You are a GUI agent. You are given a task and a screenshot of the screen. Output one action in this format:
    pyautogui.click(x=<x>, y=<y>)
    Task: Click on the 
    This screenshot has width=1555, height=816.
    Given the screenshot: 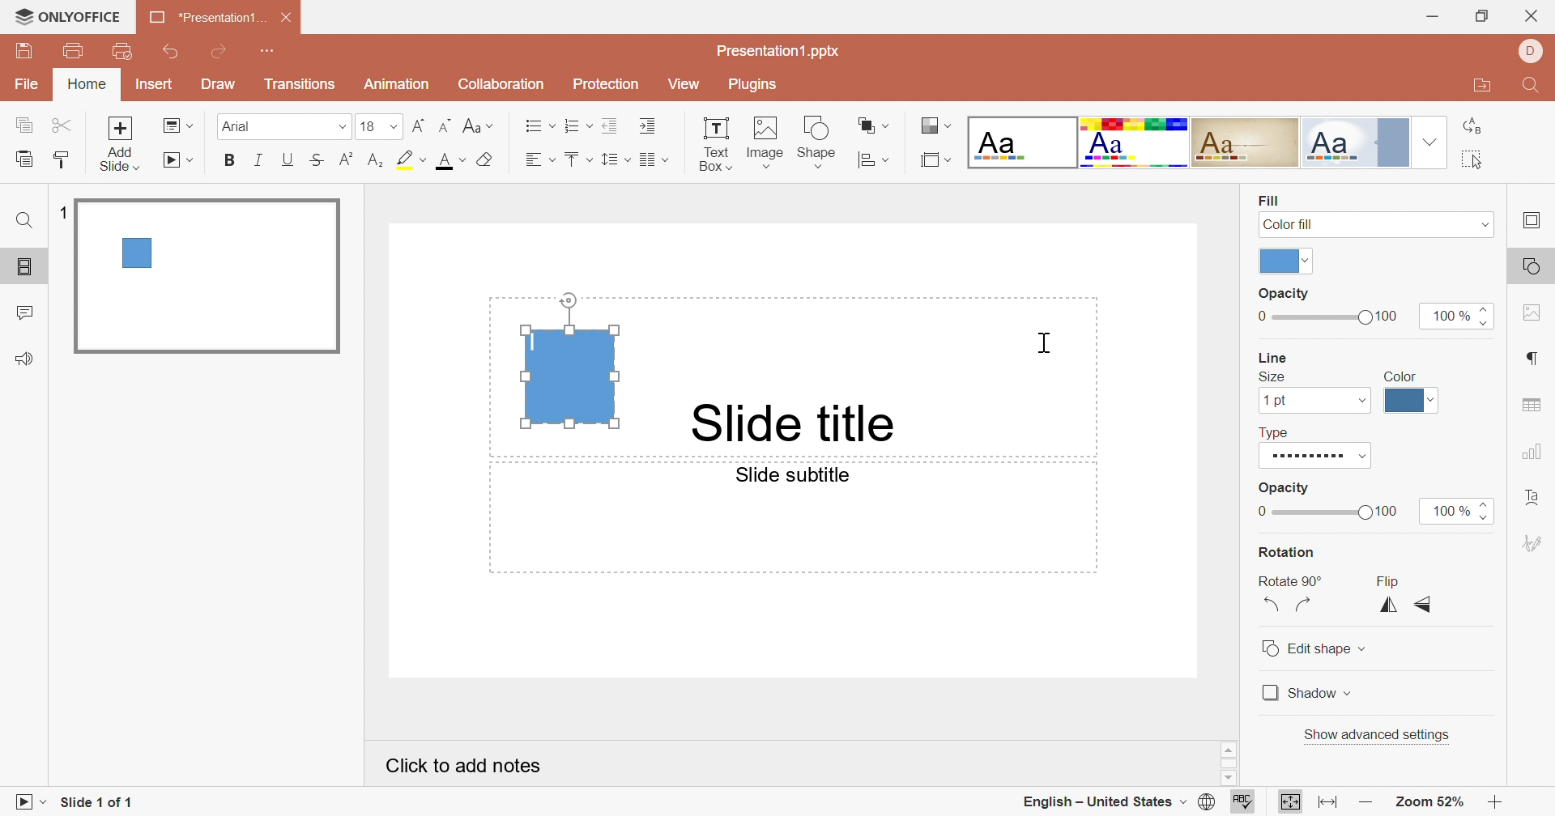 What is the action you would take?
    pyautogui.click(x=1259, y=317)
    